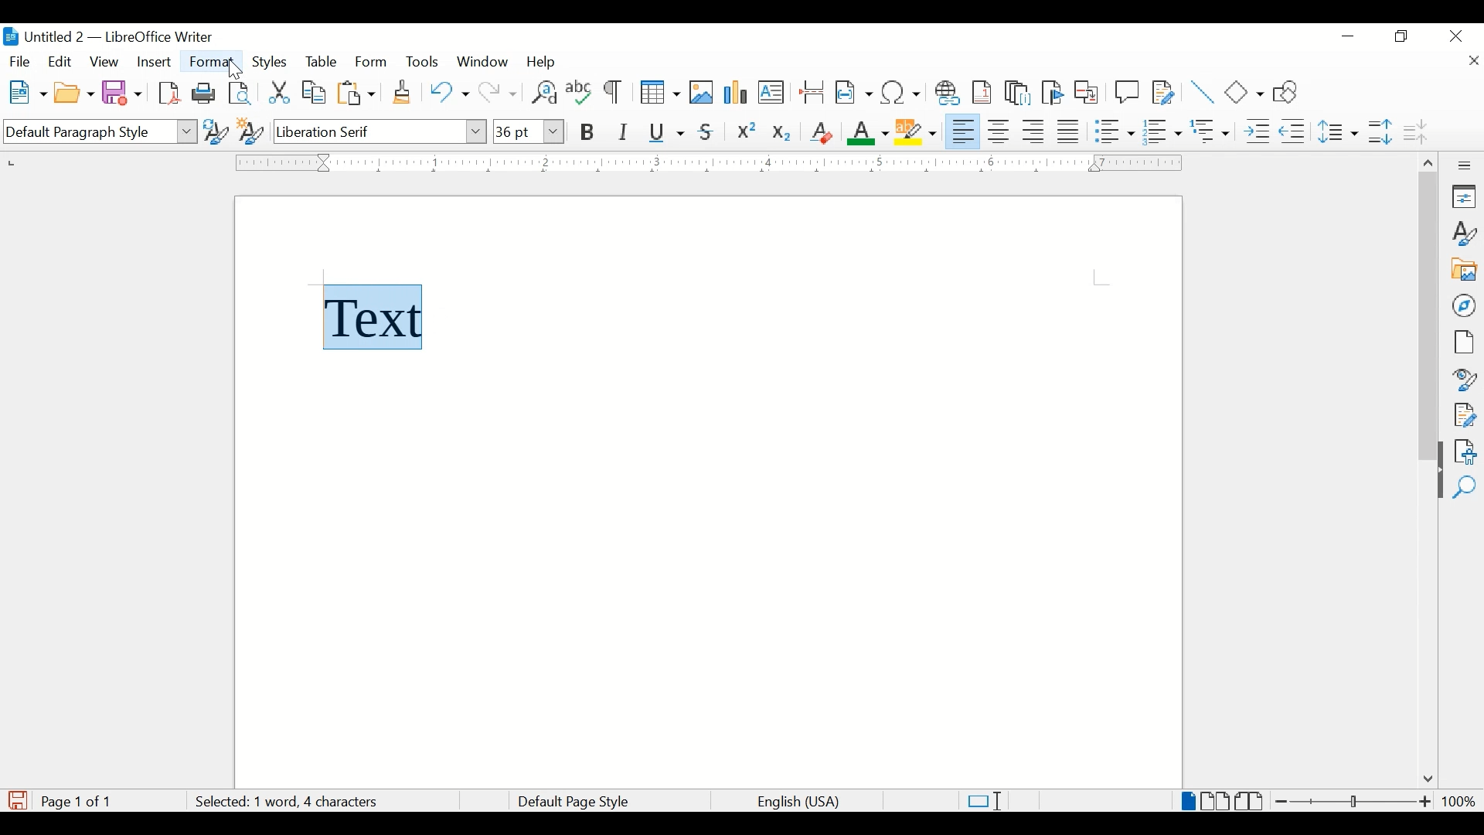  I want to click on insert cross-reference, so click(1087, 91).